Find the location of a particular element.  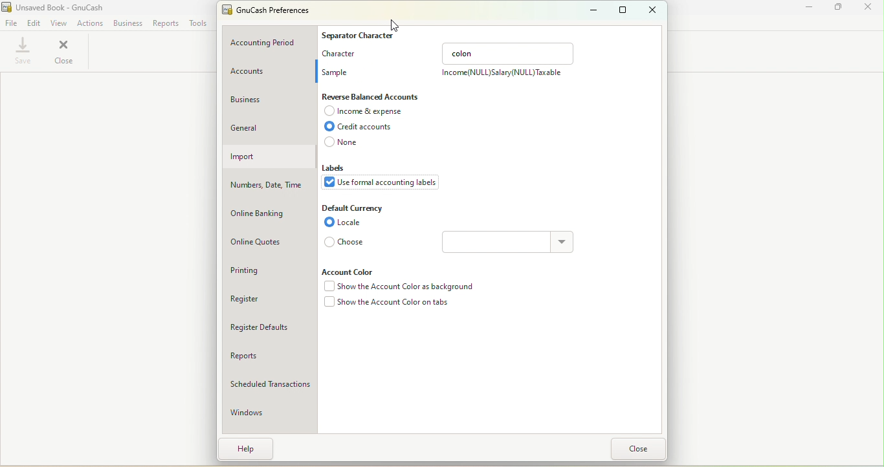

Tools is located at coordinates (199, 23).